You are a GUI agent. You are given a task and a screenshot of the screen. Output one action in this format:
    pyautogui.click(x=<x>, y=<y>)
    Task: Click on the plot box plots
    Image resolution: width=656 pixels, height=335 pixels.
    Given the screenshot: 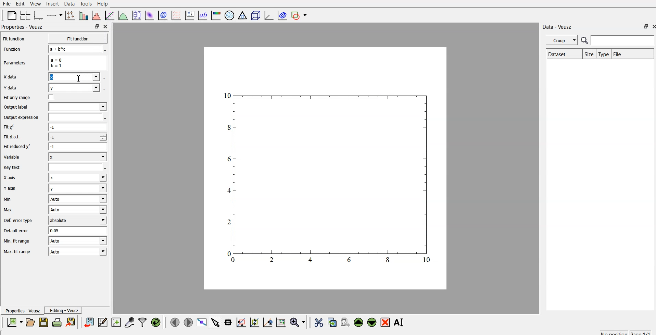 What is the action you would take?
    pyautogui.click(x=137, y=16)
    